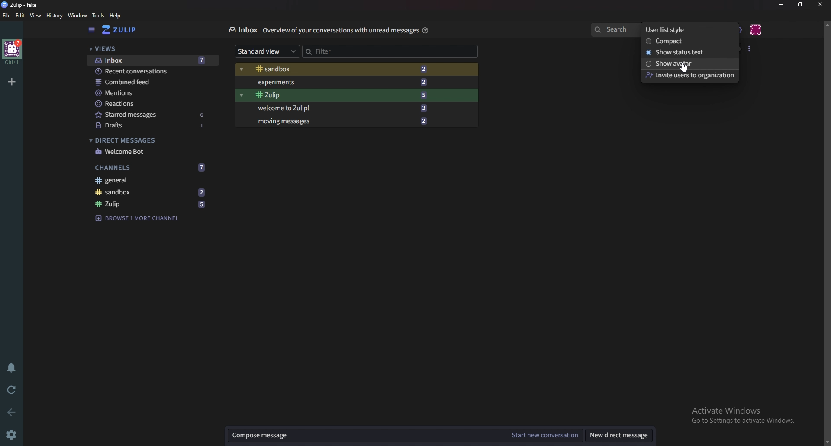  Describe the element at coordinates (365, 436) in the screenshot. I see `compose message` at that location.